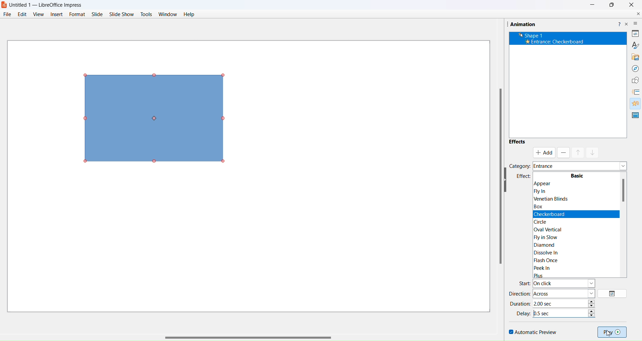  What do you see at coordinates (551, 38) in the screenshot?
I see `’k Shape 1
* Entrance: Appear` at bounding box center [551, 38].